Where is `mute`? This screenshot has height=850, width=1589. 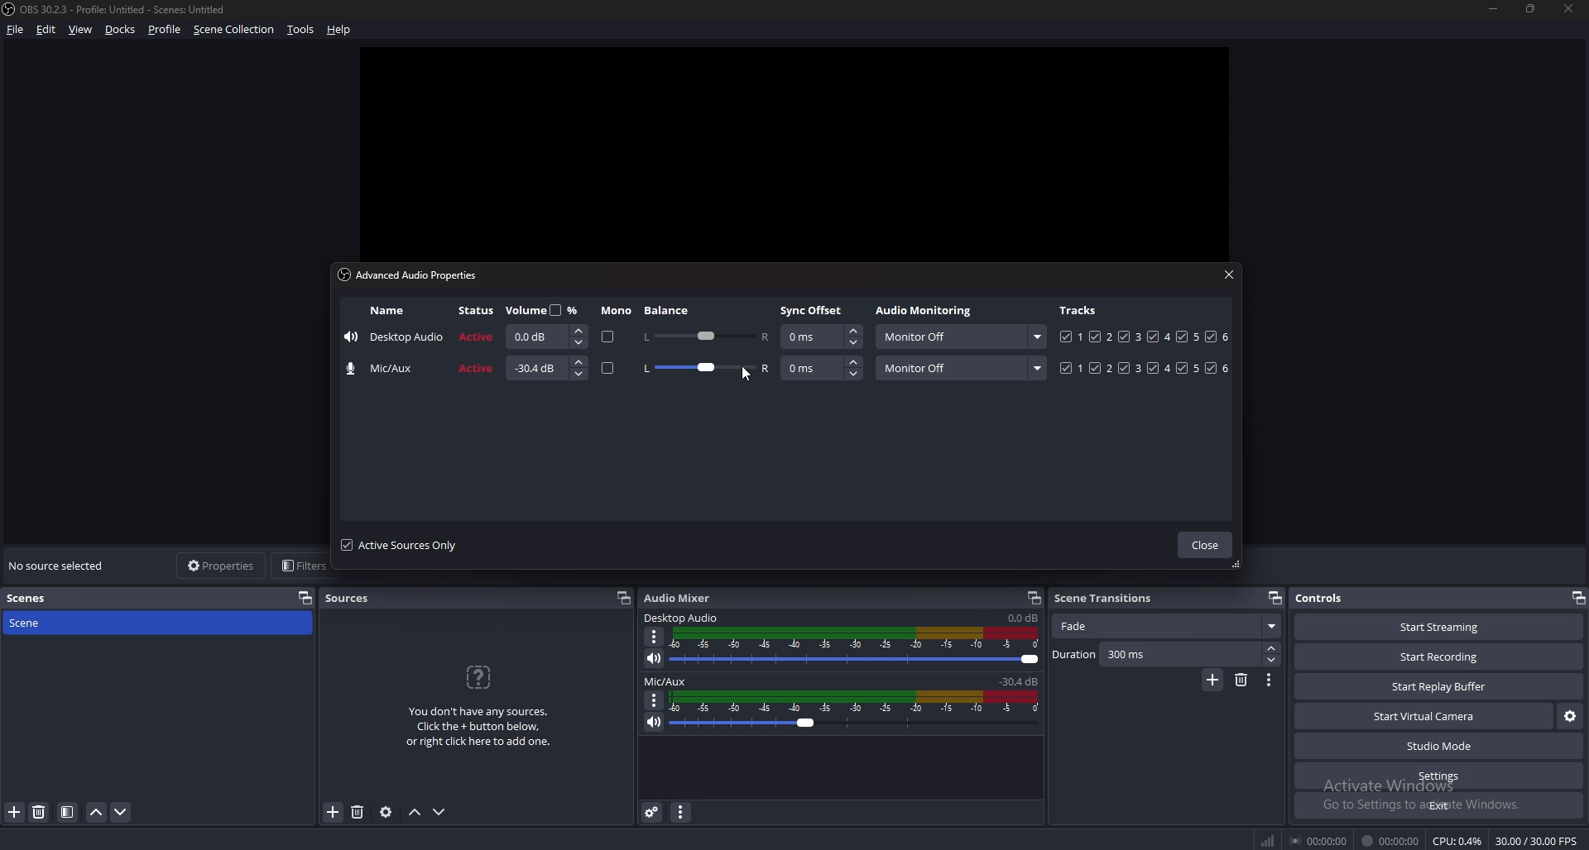
mute is located at coordinates (655, 657).